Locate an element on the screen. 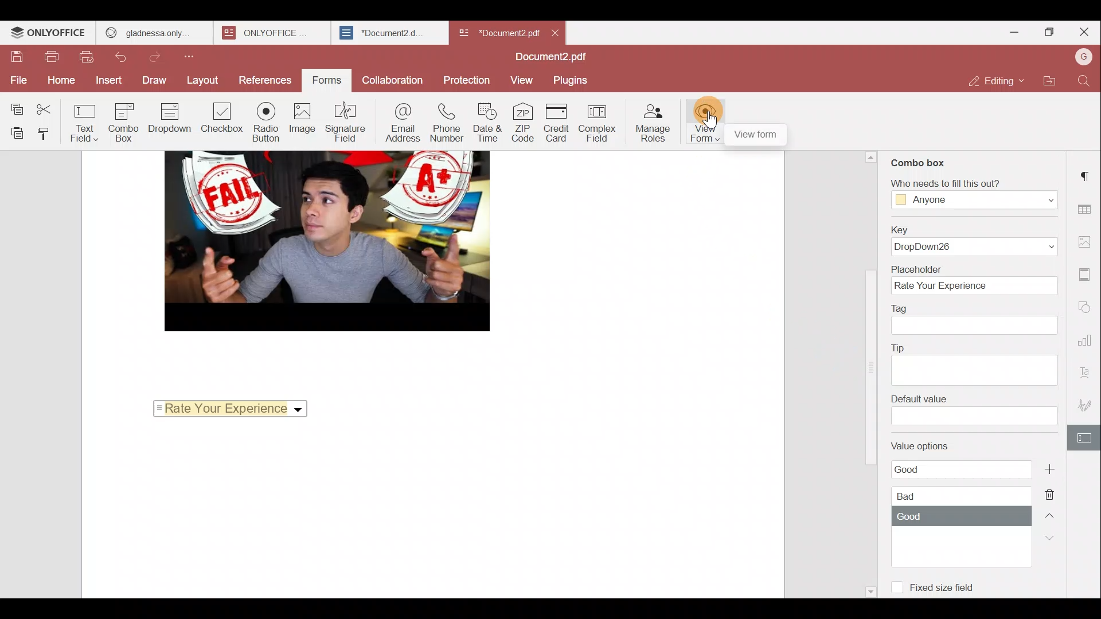 This screenshot has height=619, width=1101. Collaboration is located at coordinates (392, 80).